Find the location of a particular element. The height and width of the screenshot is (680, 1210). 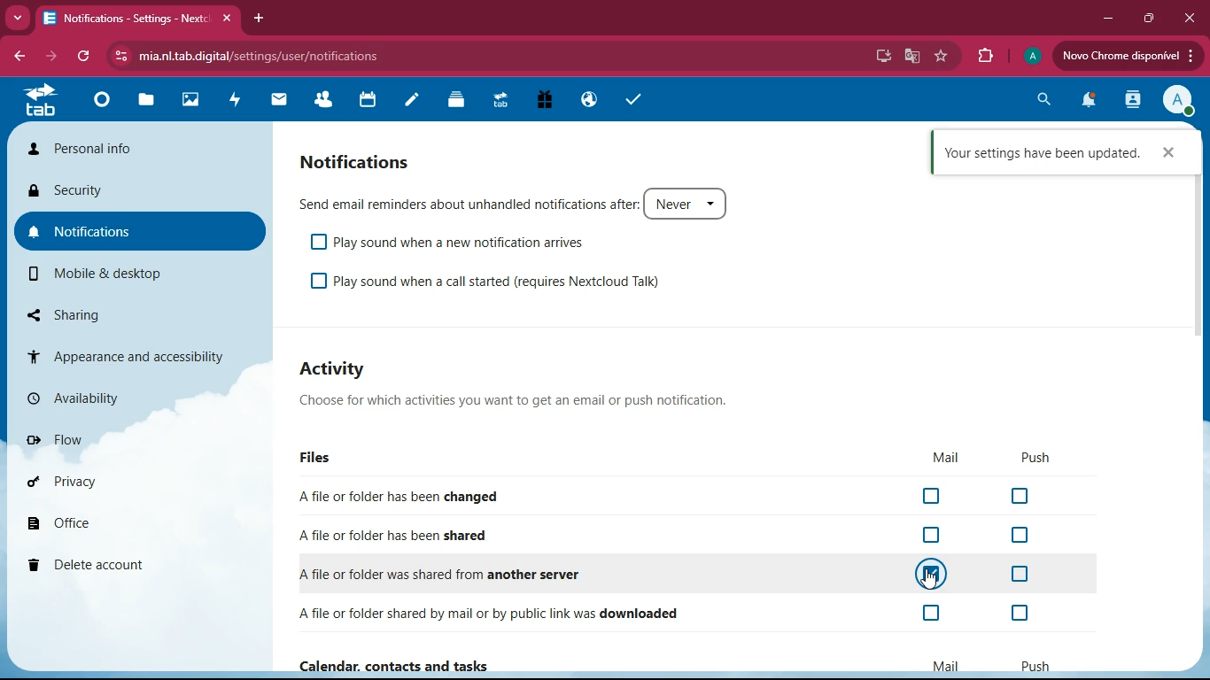

friends is located at coordinates (318, 100).